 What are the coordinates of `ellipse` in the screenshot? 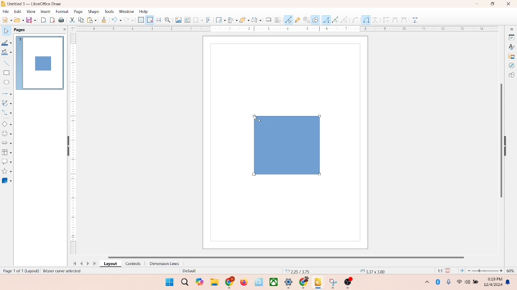 It's located at (6, 83).